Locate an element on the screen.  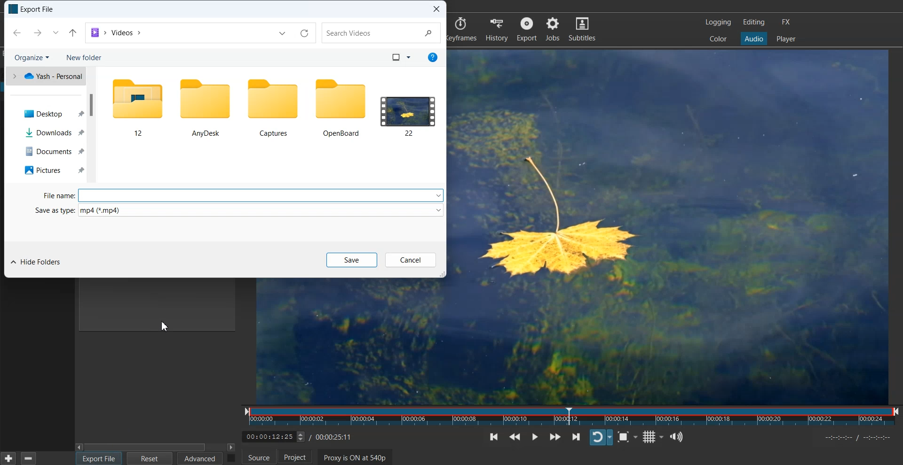
Files is located at coordinates (342, 107).